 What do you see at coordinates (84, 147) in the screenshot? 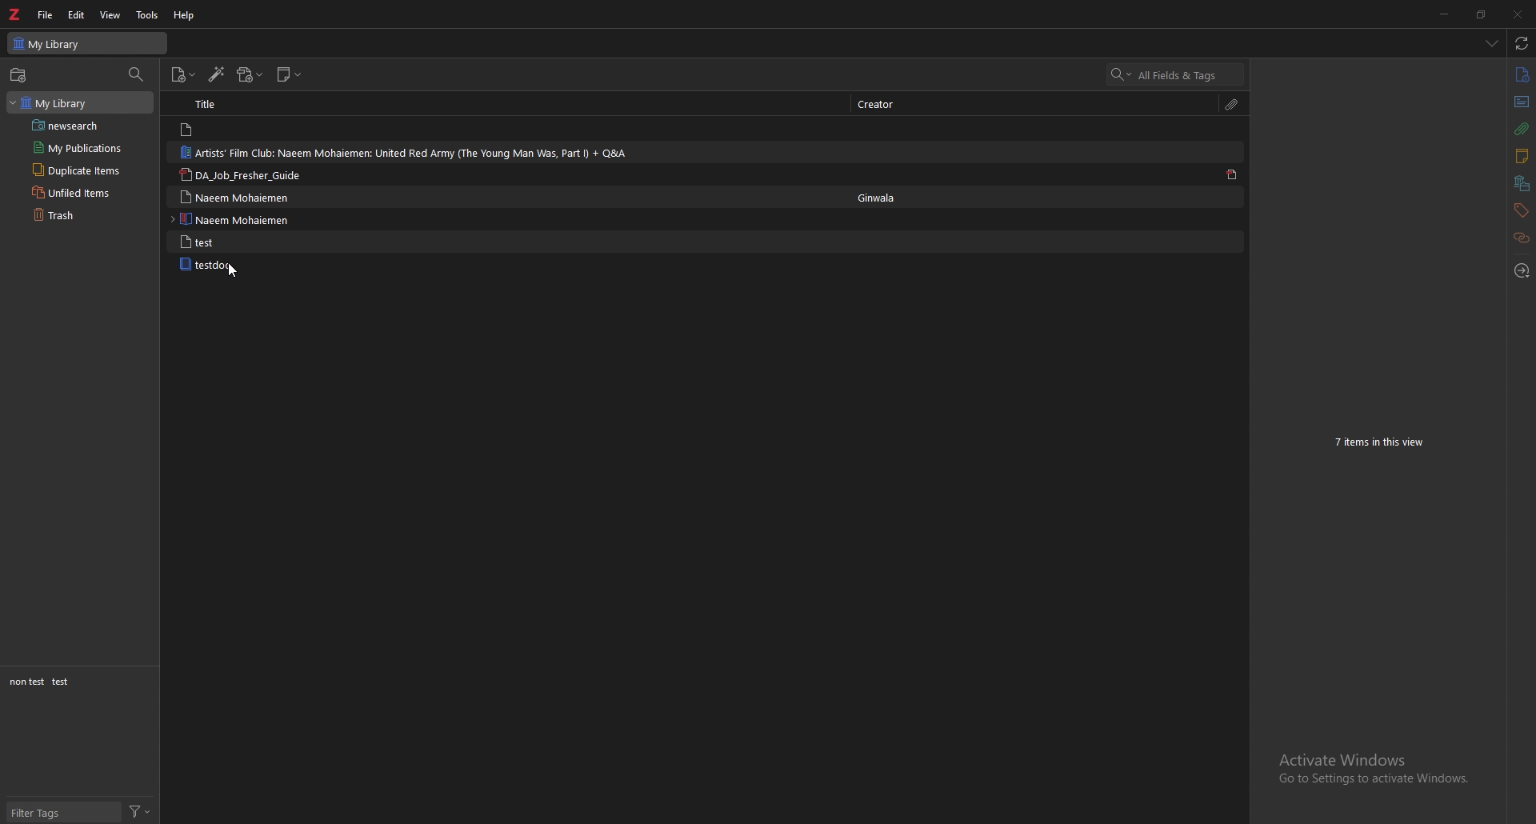
I see `my publications` at bounding box center [84, 147].